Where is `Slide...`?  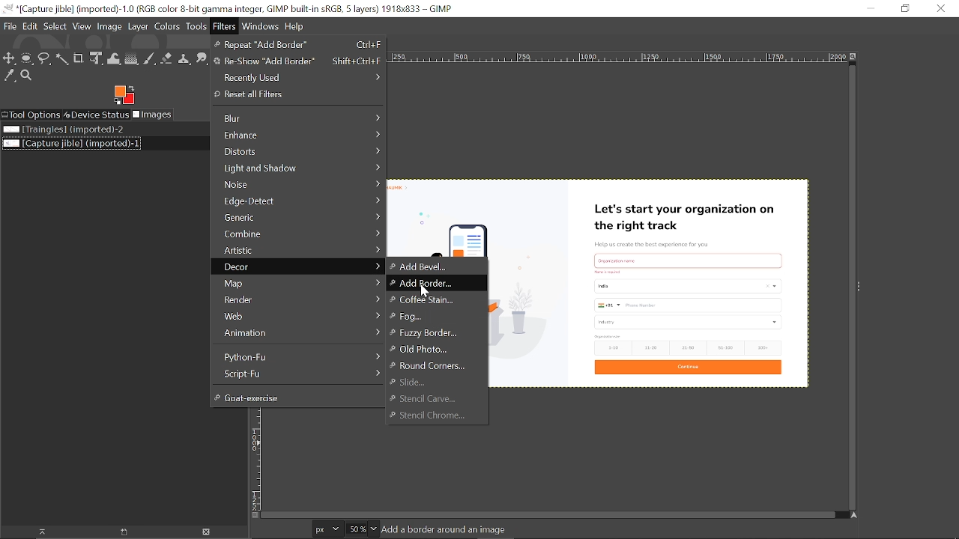 Slide... is located at coordinates (410, 382).